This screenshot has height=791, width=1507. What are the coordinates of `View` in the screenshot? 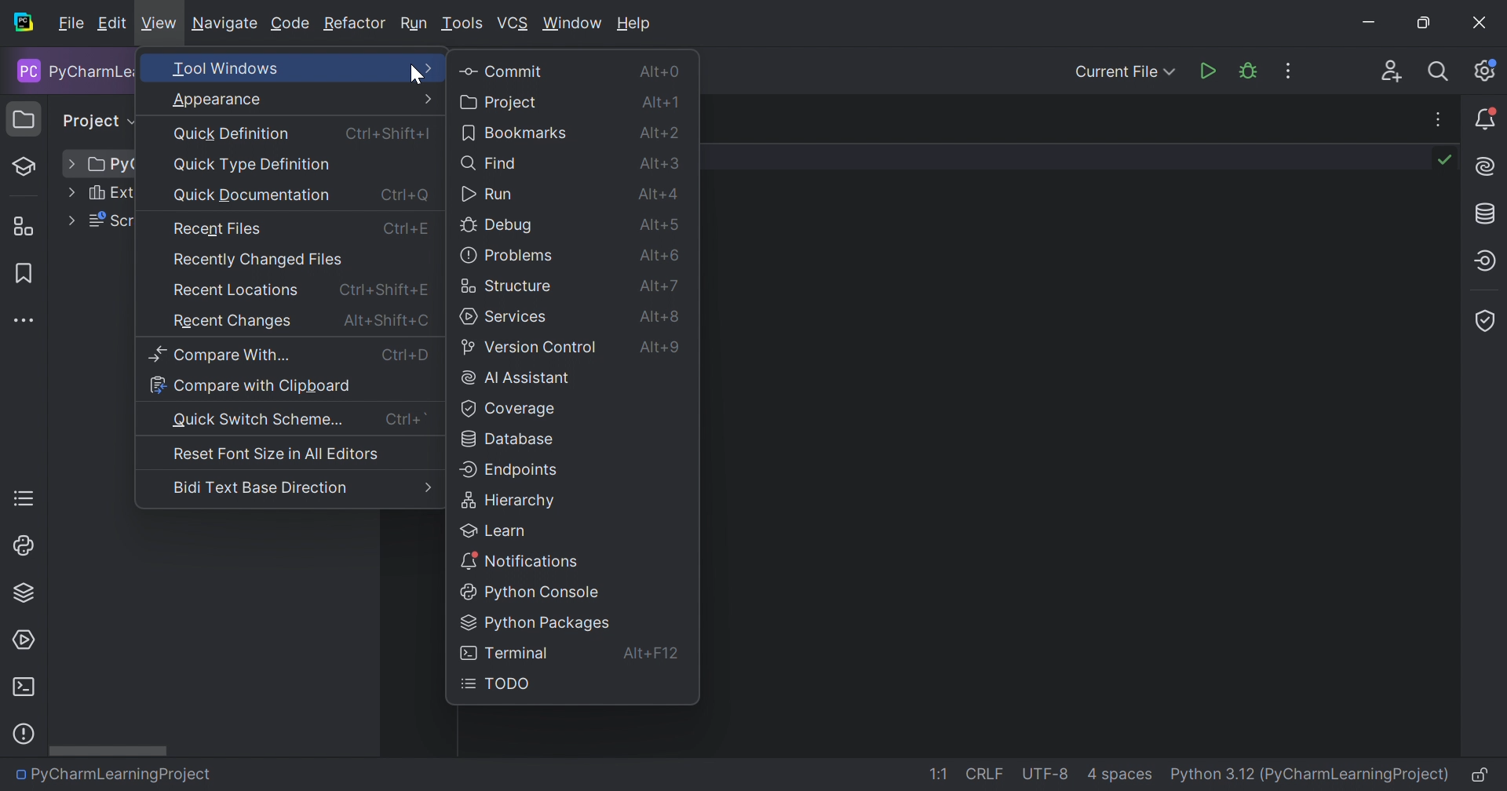 It's located at (159, 26).